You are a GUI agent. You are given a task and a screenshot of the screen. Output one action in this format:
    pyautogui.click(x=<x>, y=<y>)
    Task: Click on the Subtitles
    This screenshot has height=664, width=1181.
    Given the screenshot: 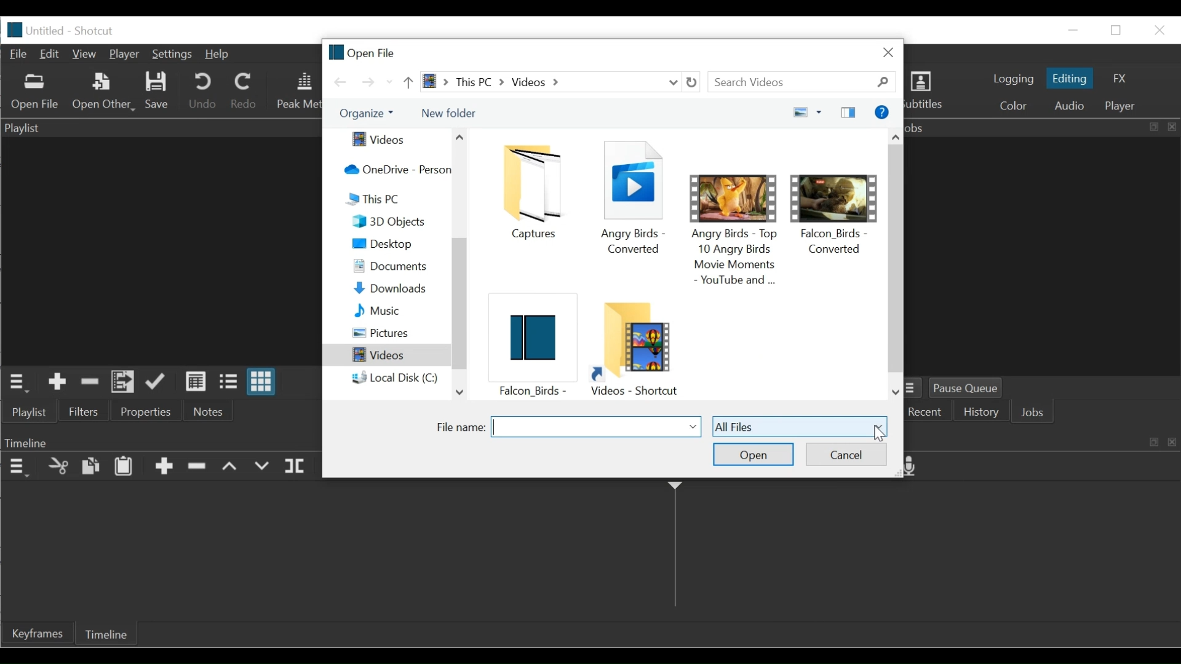 What is the action you would take?
    pyautogui.click(x=931, y=92)
    